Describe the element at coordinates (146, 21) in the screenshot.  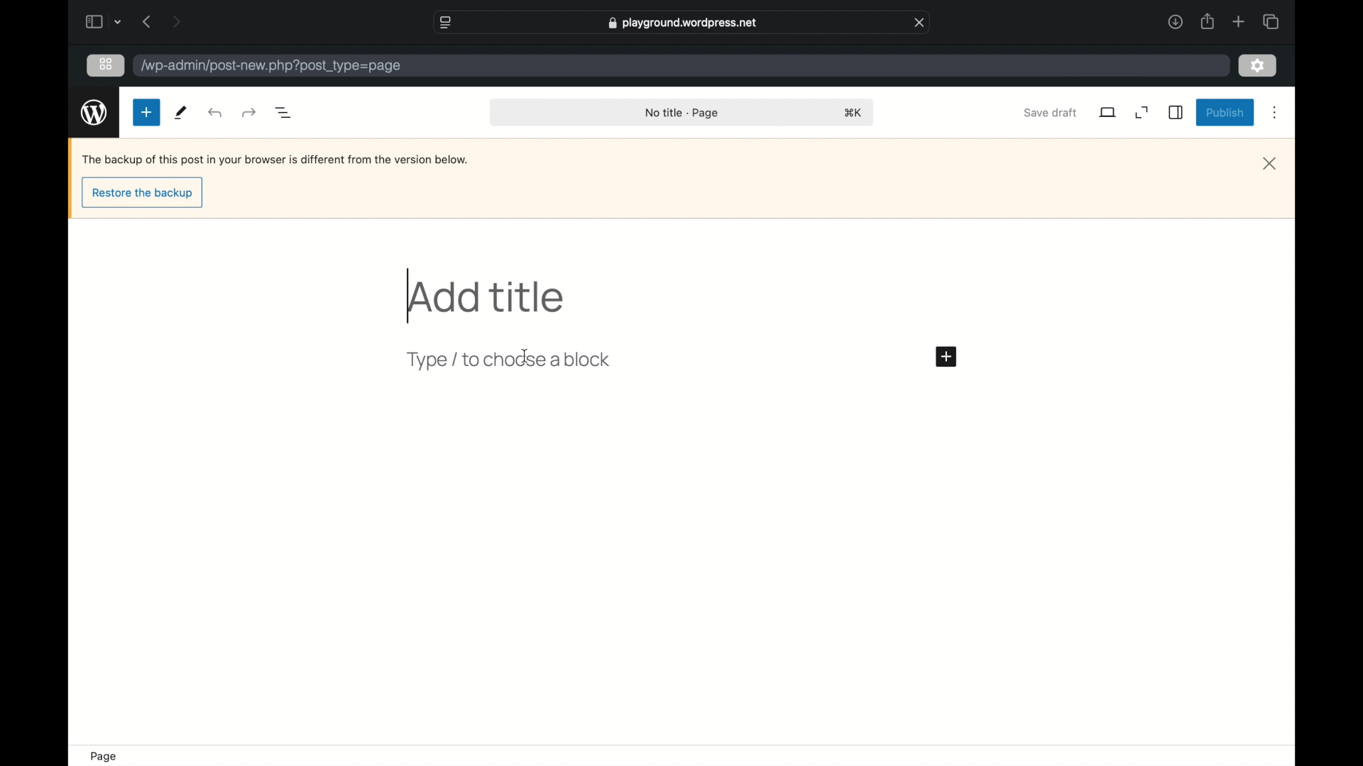
I see `previous page` at that location.